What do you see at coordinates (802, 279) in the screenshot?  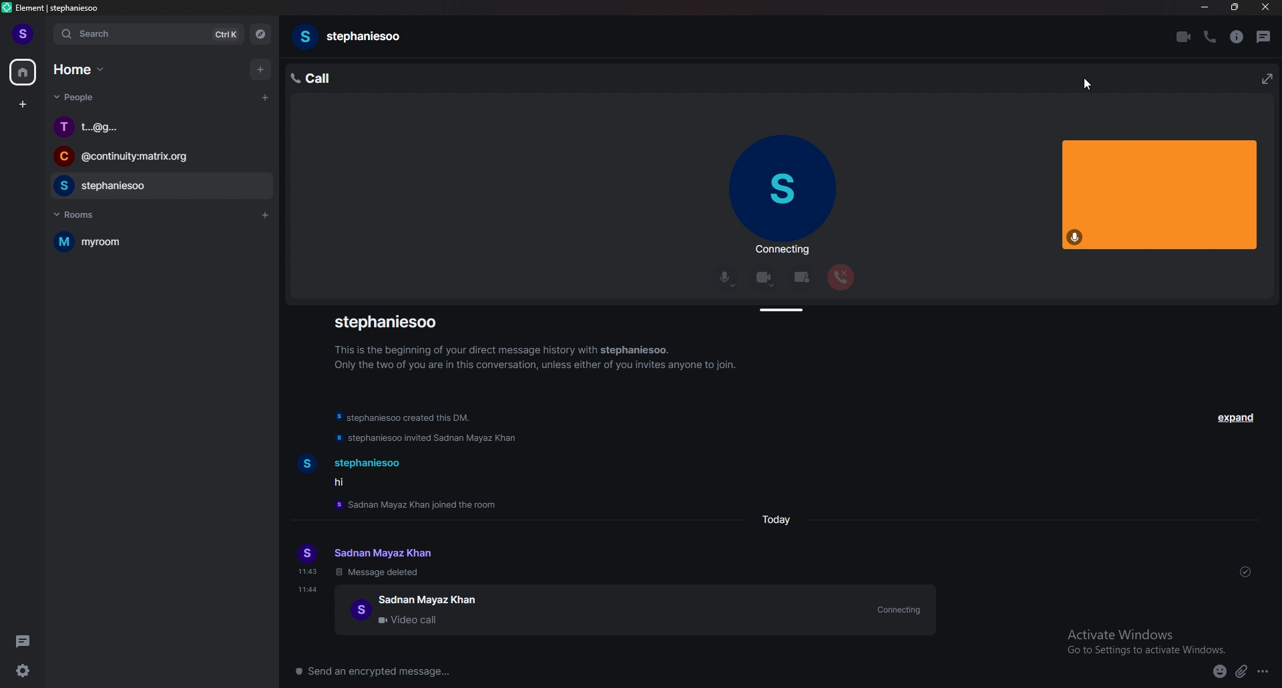 I see `share screen` at bounding box center [802, 279].